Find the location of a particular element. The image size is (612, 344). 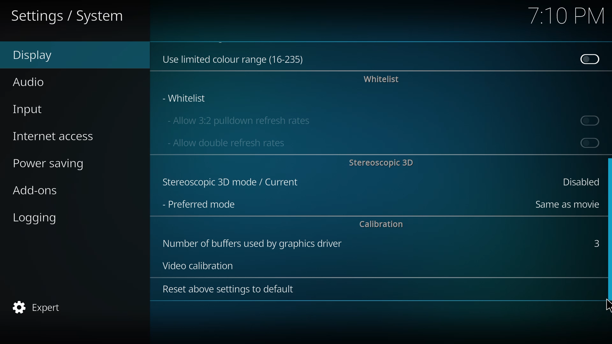

whitelist is located at coordinates (378, 79).